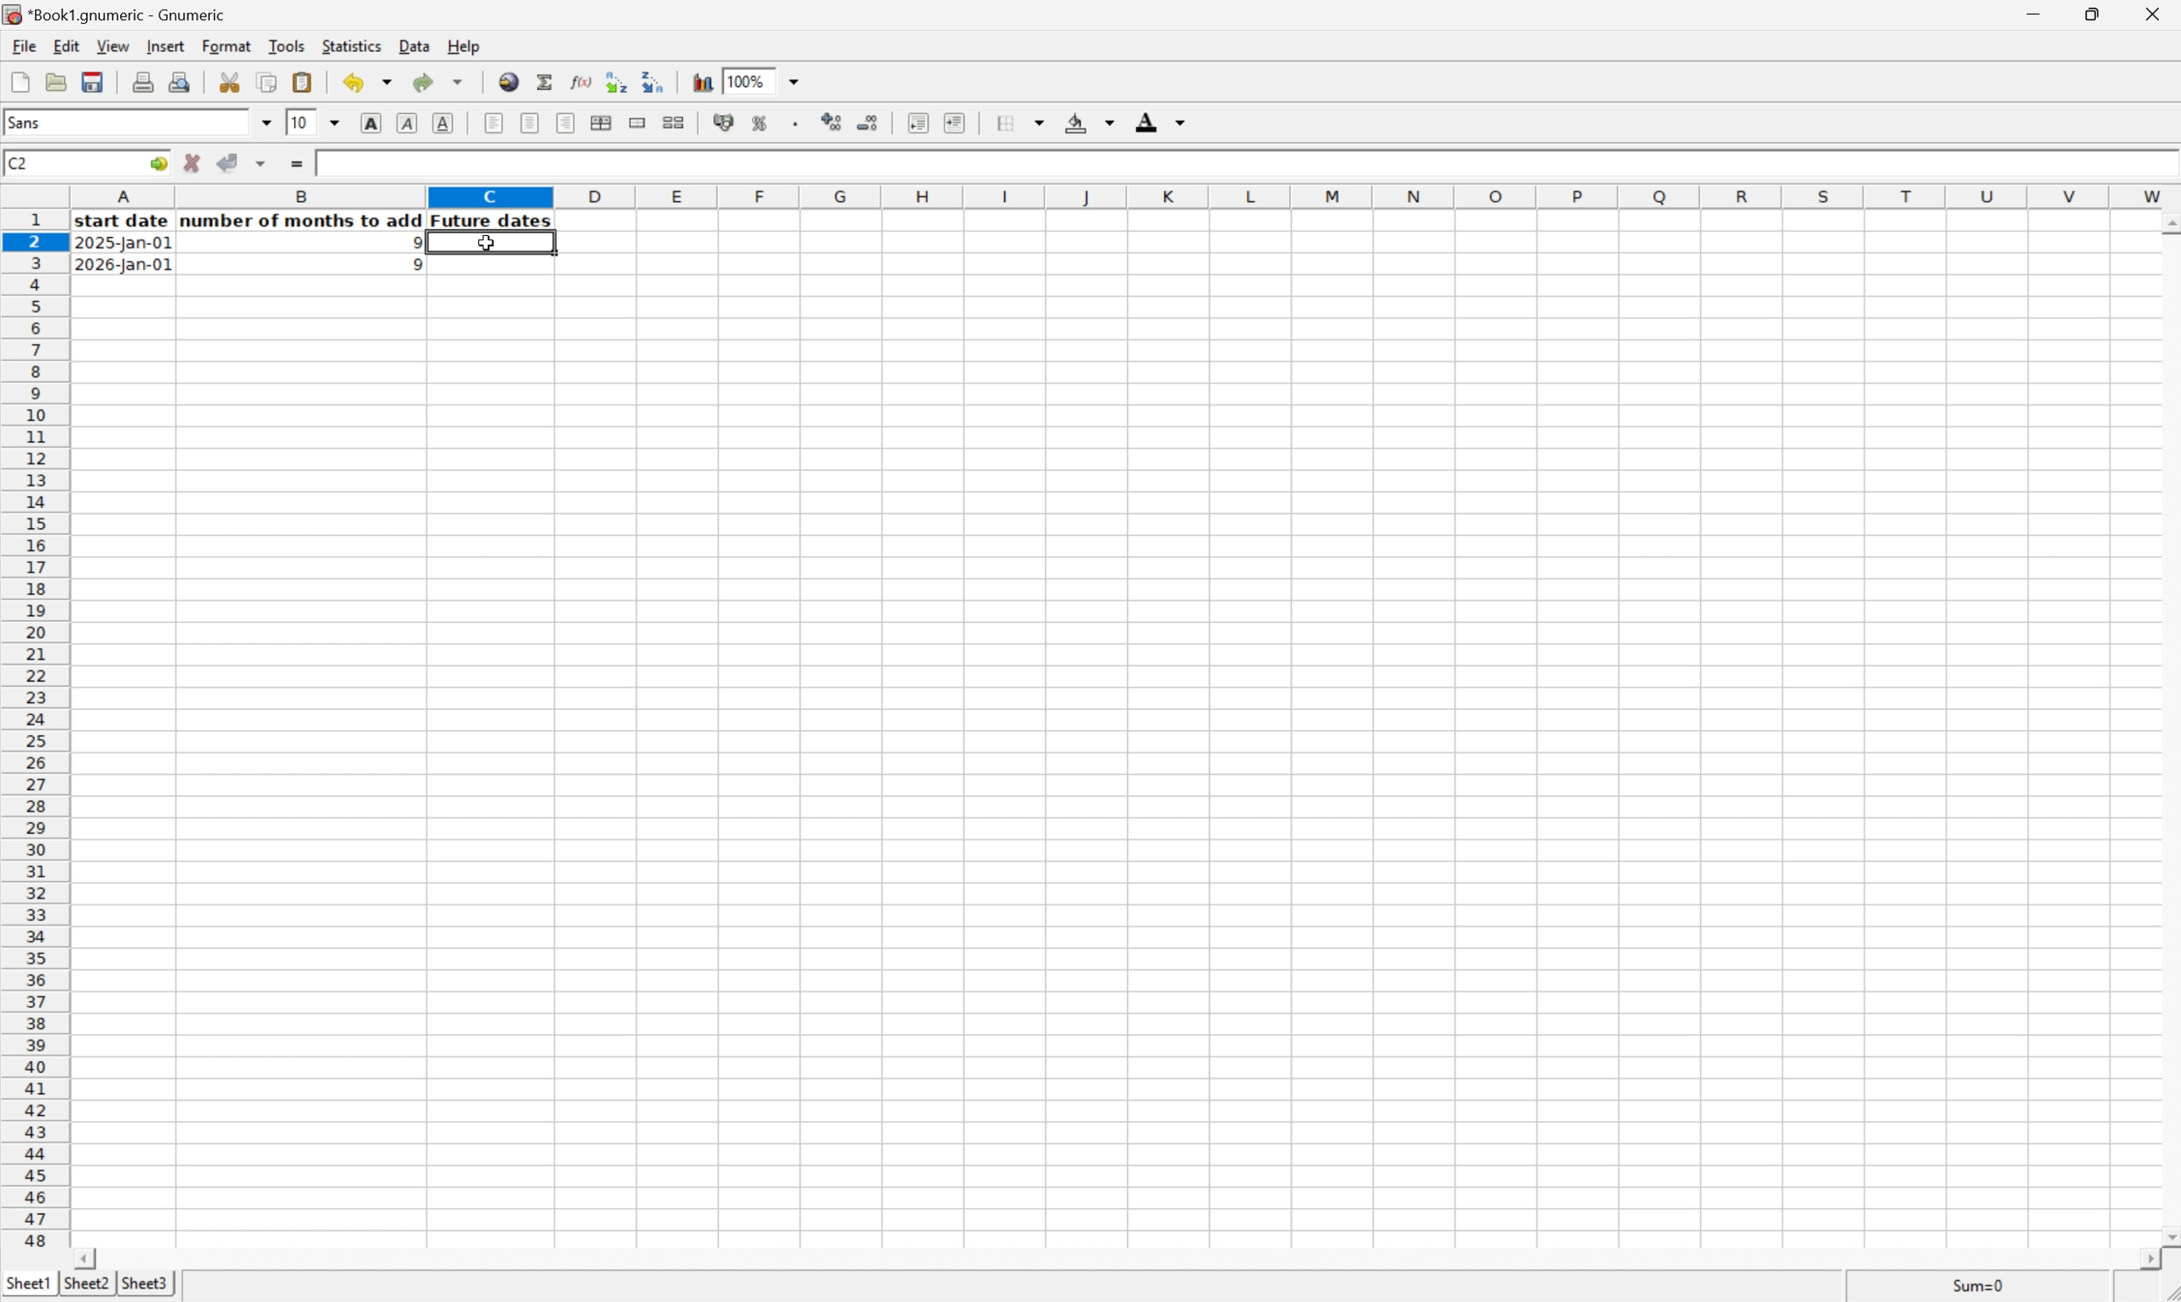 The height and width of the screenshot is (1302, 2181). Describe the element at coordinates (146, 82) in the screenshot. I see `Print current file` at that location.